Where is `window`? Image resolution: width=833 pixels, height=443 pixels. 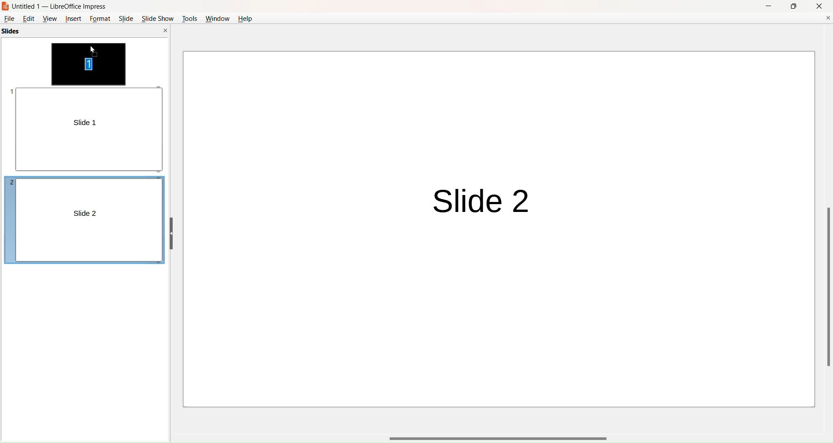
window is located at coordinates (216, 18).